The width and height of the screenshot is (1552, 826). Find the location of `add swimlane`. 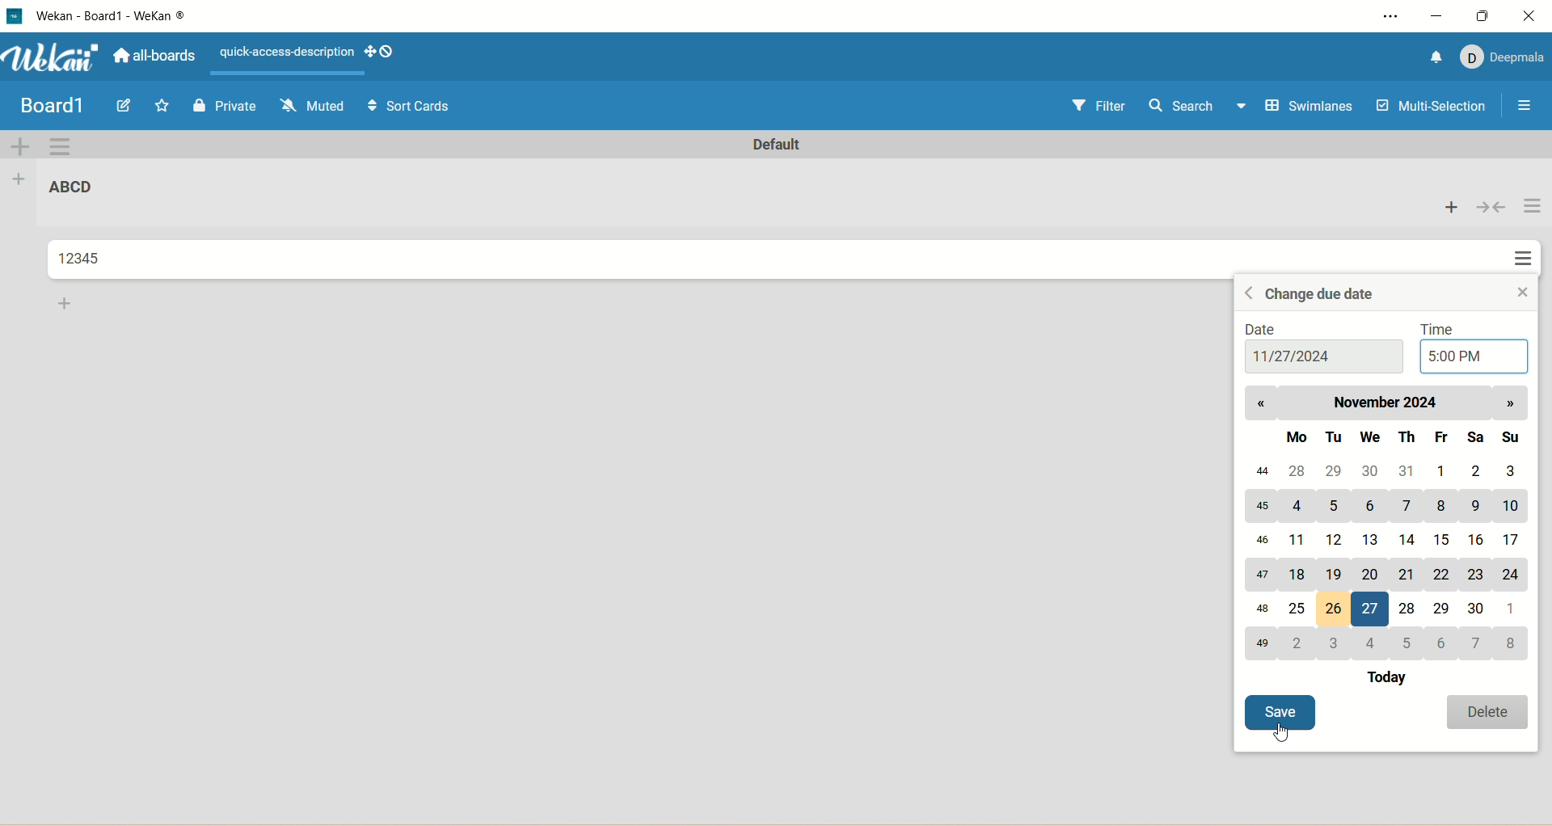

add swimlane is located at coordinates (22, 145).